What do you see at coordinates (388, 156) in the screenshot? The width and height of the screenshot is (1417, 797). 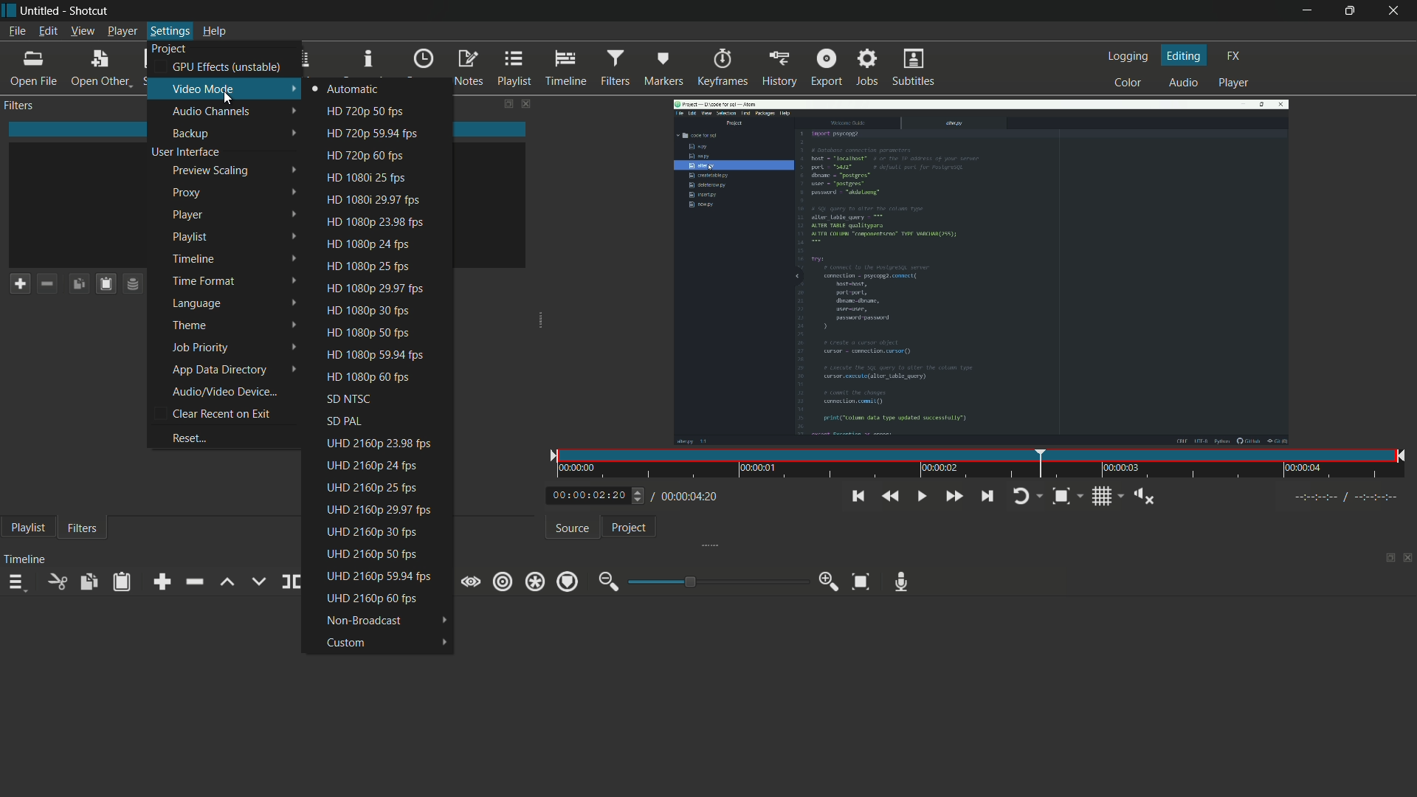 I see `hd 720p 60 fps` at bounding box center [388, 156].